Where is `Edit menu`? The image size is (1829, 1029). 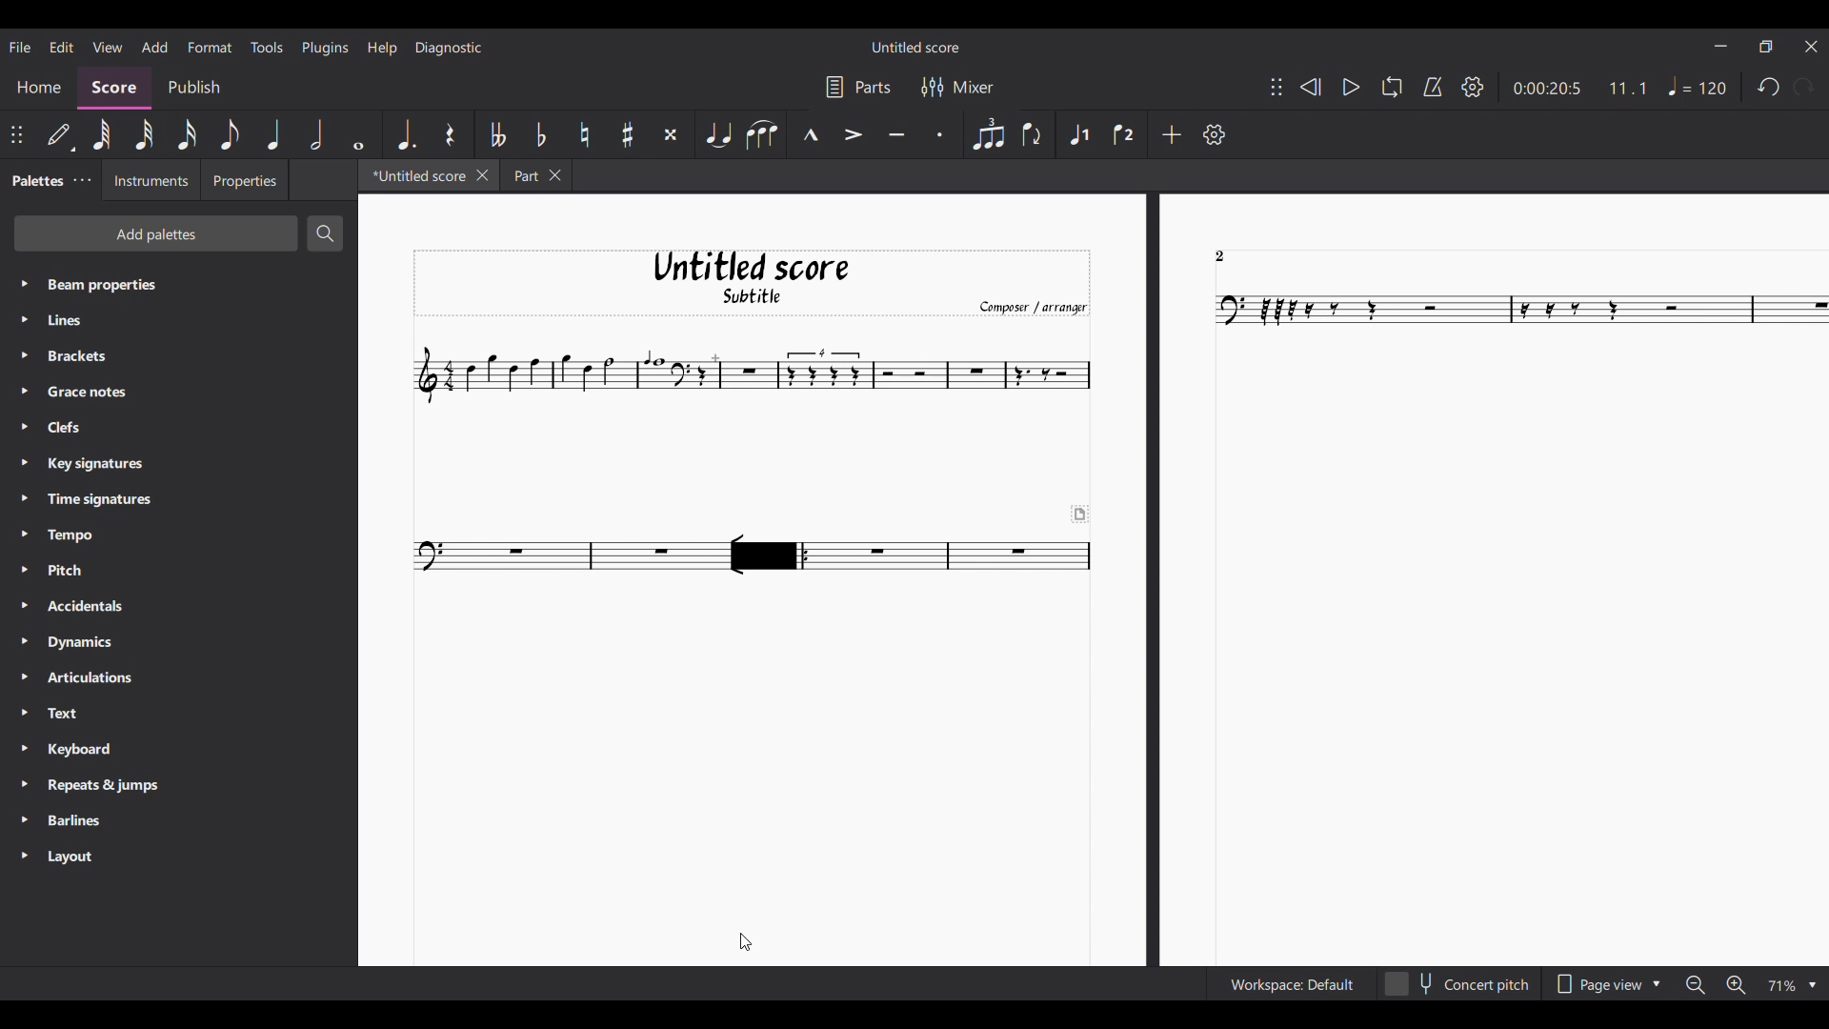 Edit menu is located at coordinates (63, 48).